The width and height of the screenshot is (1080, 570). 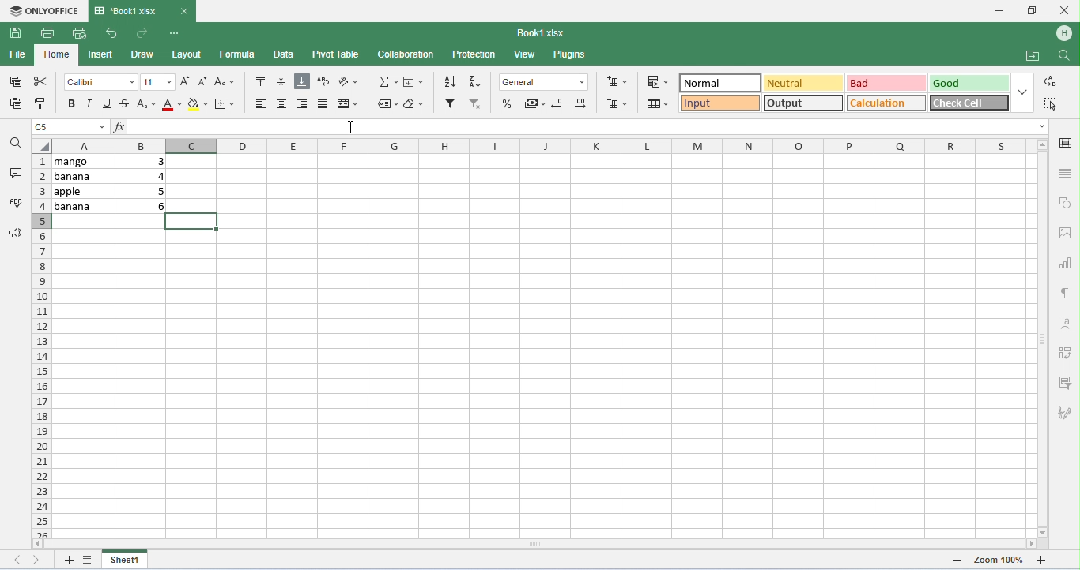 What do you see at coordinates (967, 84) in the screenshot?
I see `good` at bounding box center [967, 84].